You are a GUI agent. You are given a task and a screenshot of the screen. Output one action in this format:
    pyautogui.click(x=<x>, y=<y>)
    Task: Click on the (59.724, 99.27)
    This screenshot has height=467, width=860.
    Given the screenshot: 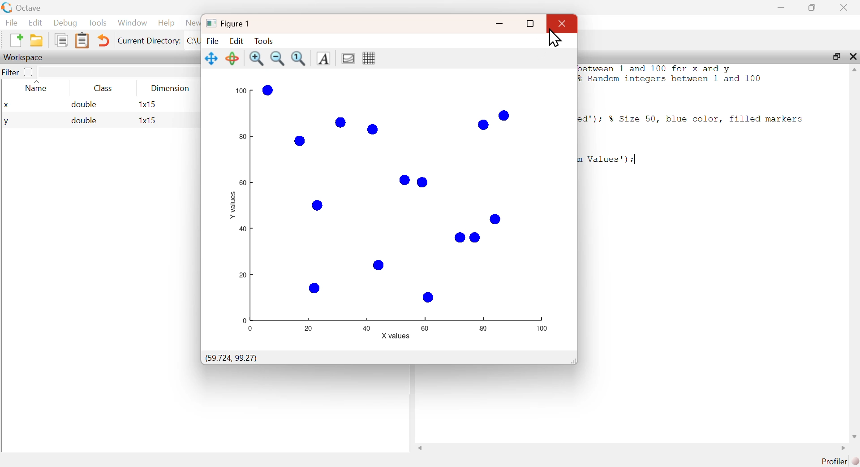 What is the action you would take?
    pyautogui.click(x=231, y=359)
    